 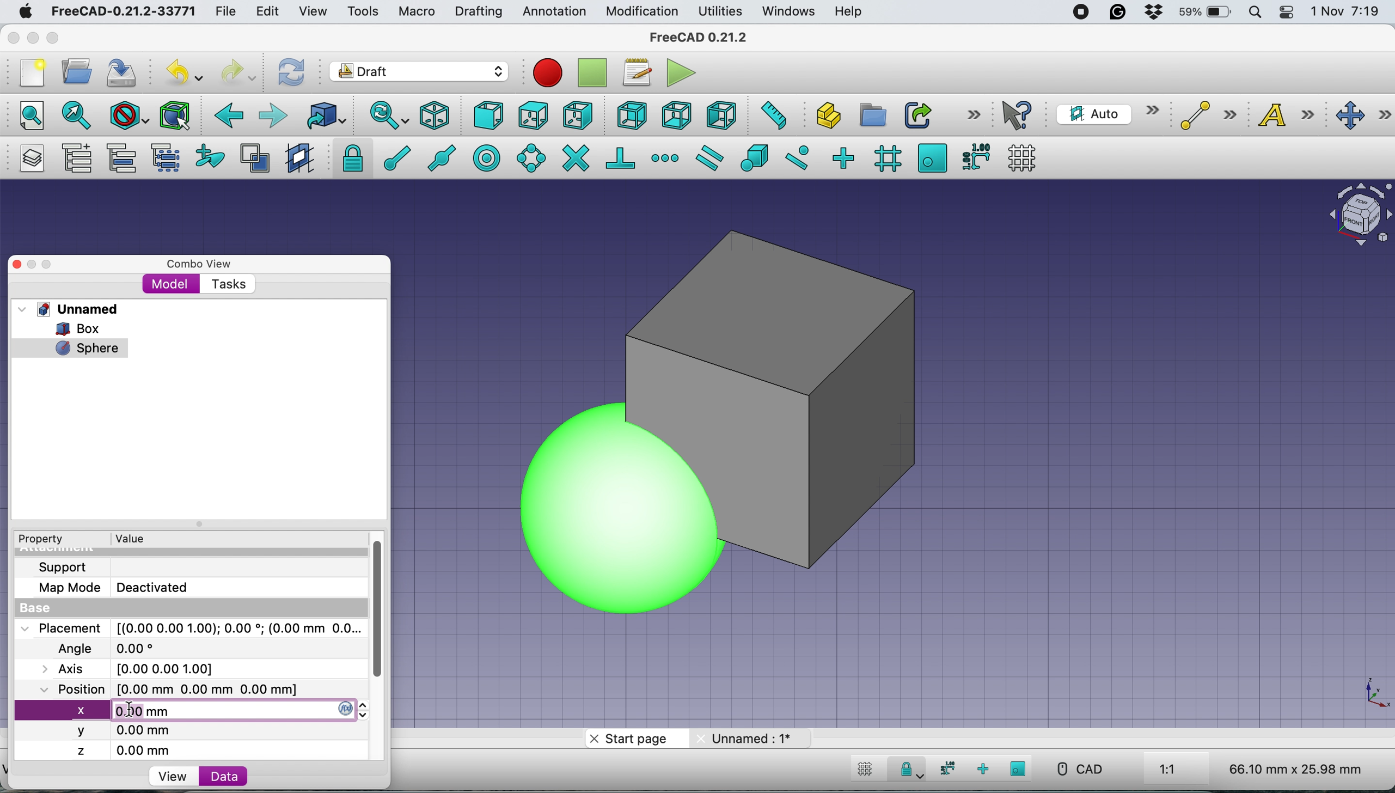 What do you see at coordinates (134, 711) in the screenshot?
I see `cursor` at bounding box center [134, 711].